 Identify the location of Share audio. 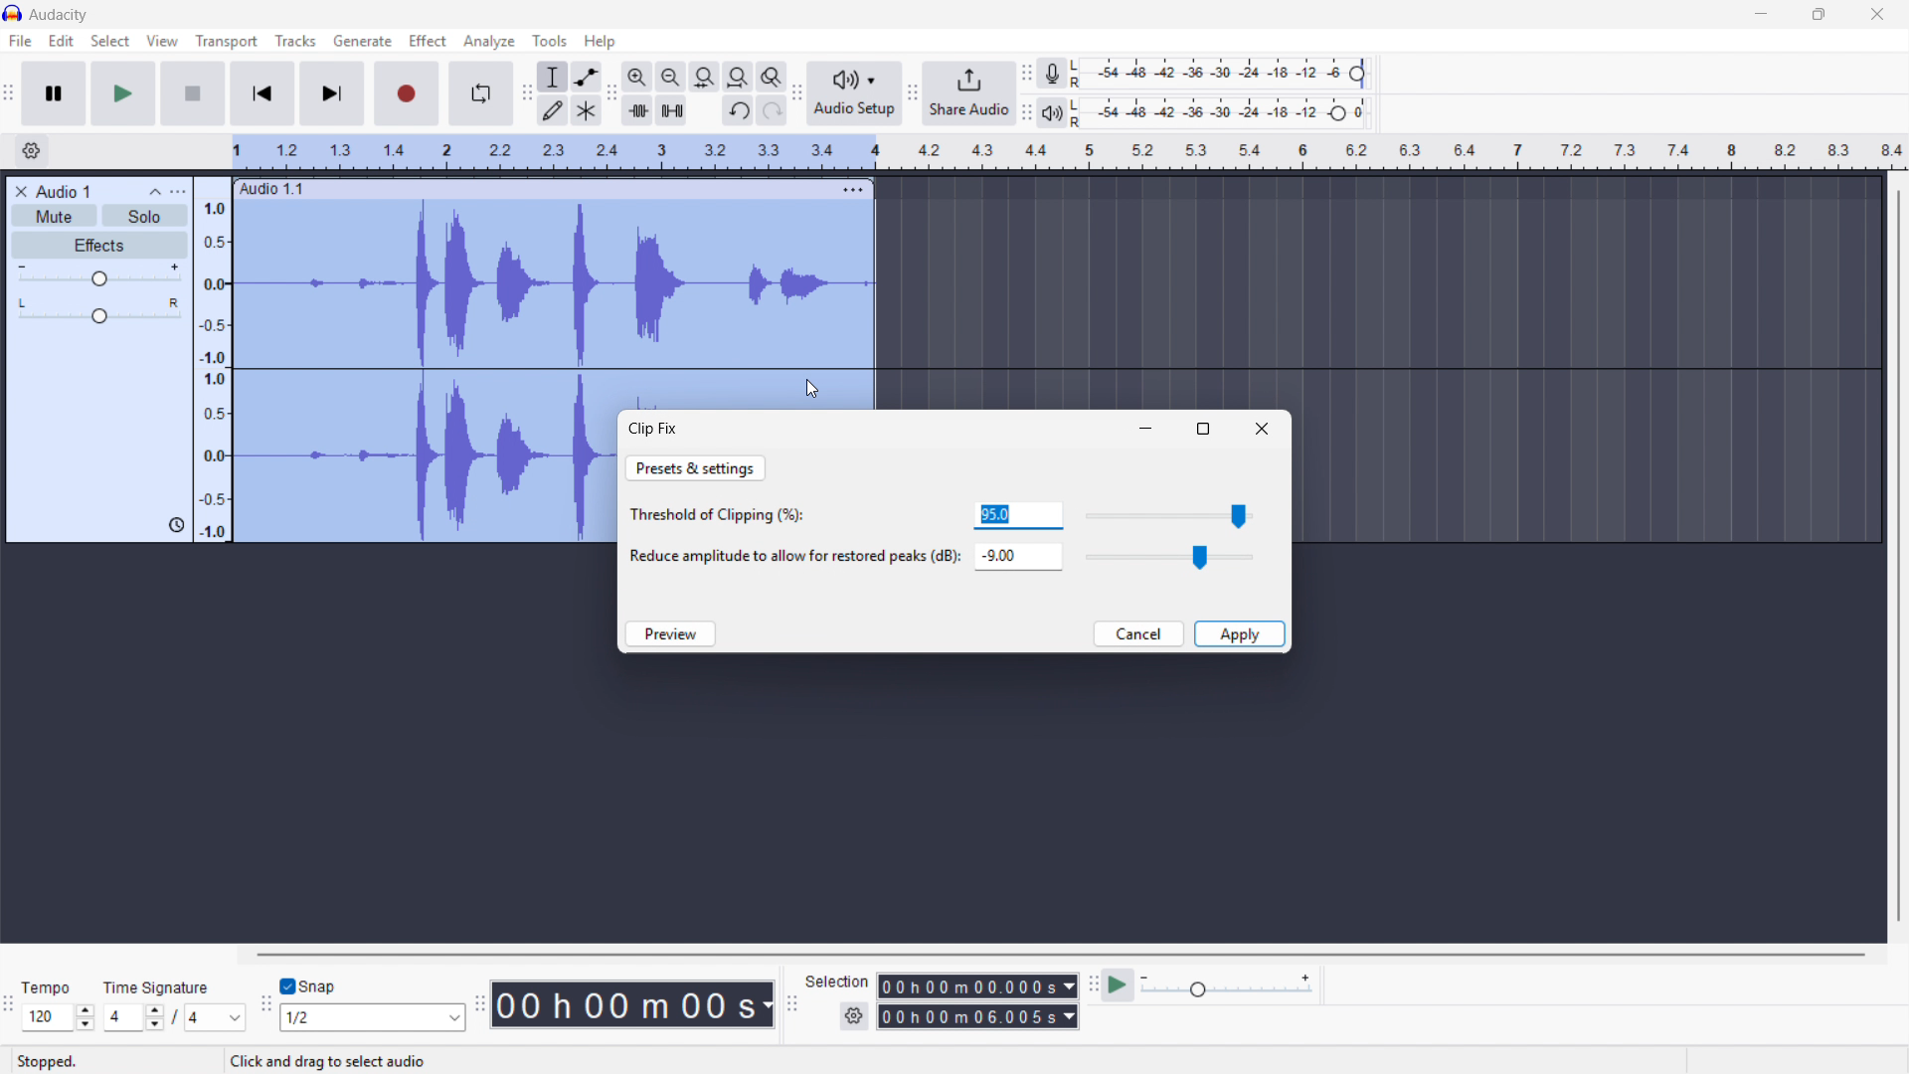
(968, 93).